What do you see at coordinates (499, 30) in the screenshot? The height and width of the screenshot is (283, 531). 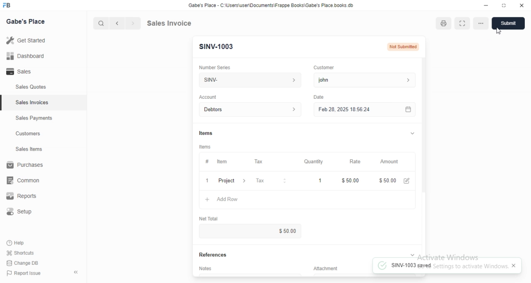 I see `cursor` at bounding box center [499, 30].